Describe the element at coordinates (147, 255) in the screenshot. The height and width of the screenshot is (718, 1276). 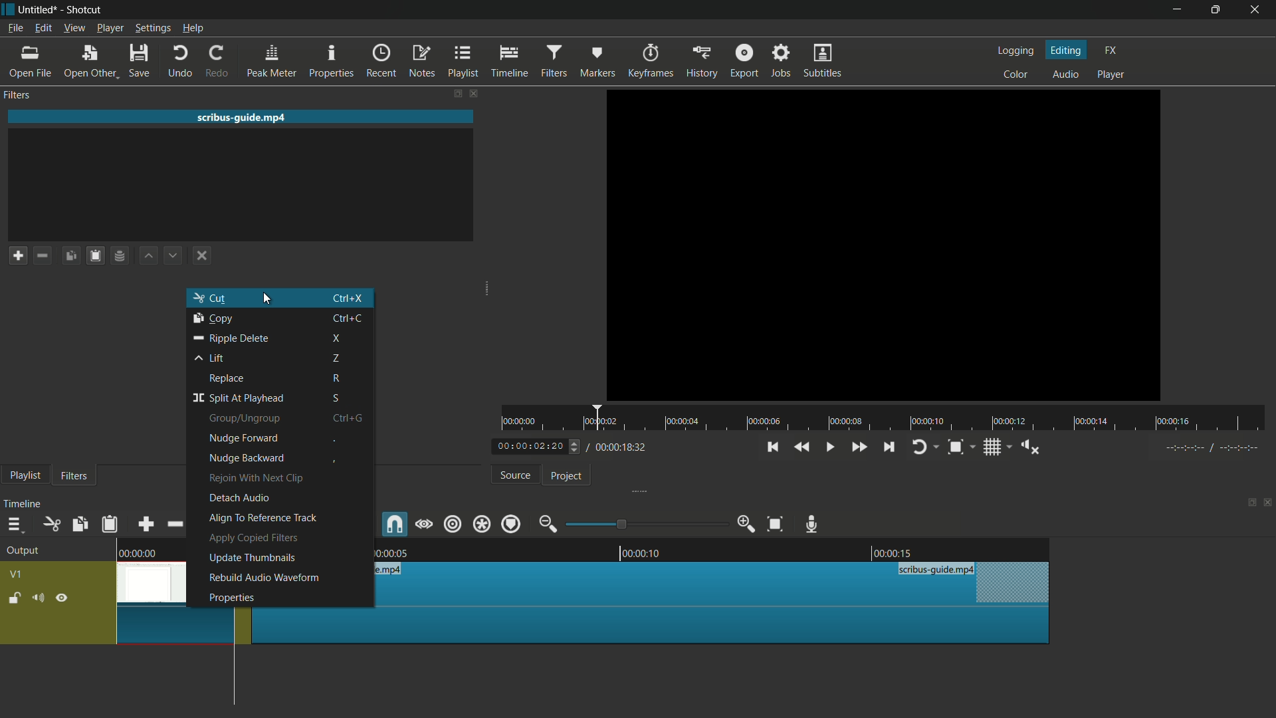
I see `move filter up` at that location.